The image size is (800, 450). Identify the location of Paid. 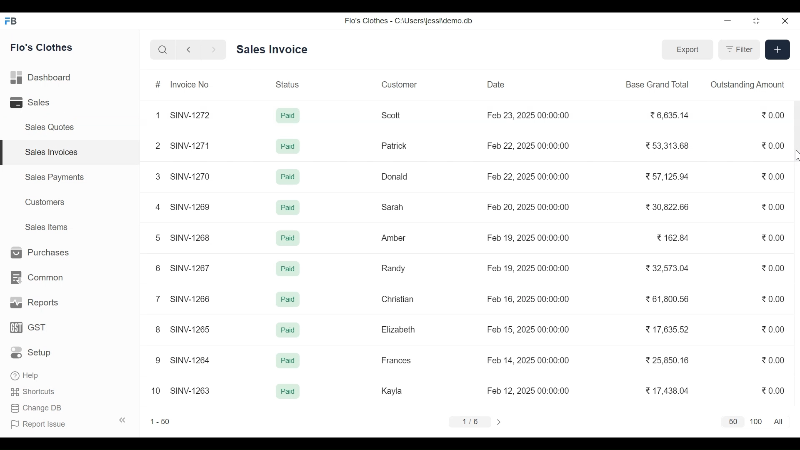
(288, 238).